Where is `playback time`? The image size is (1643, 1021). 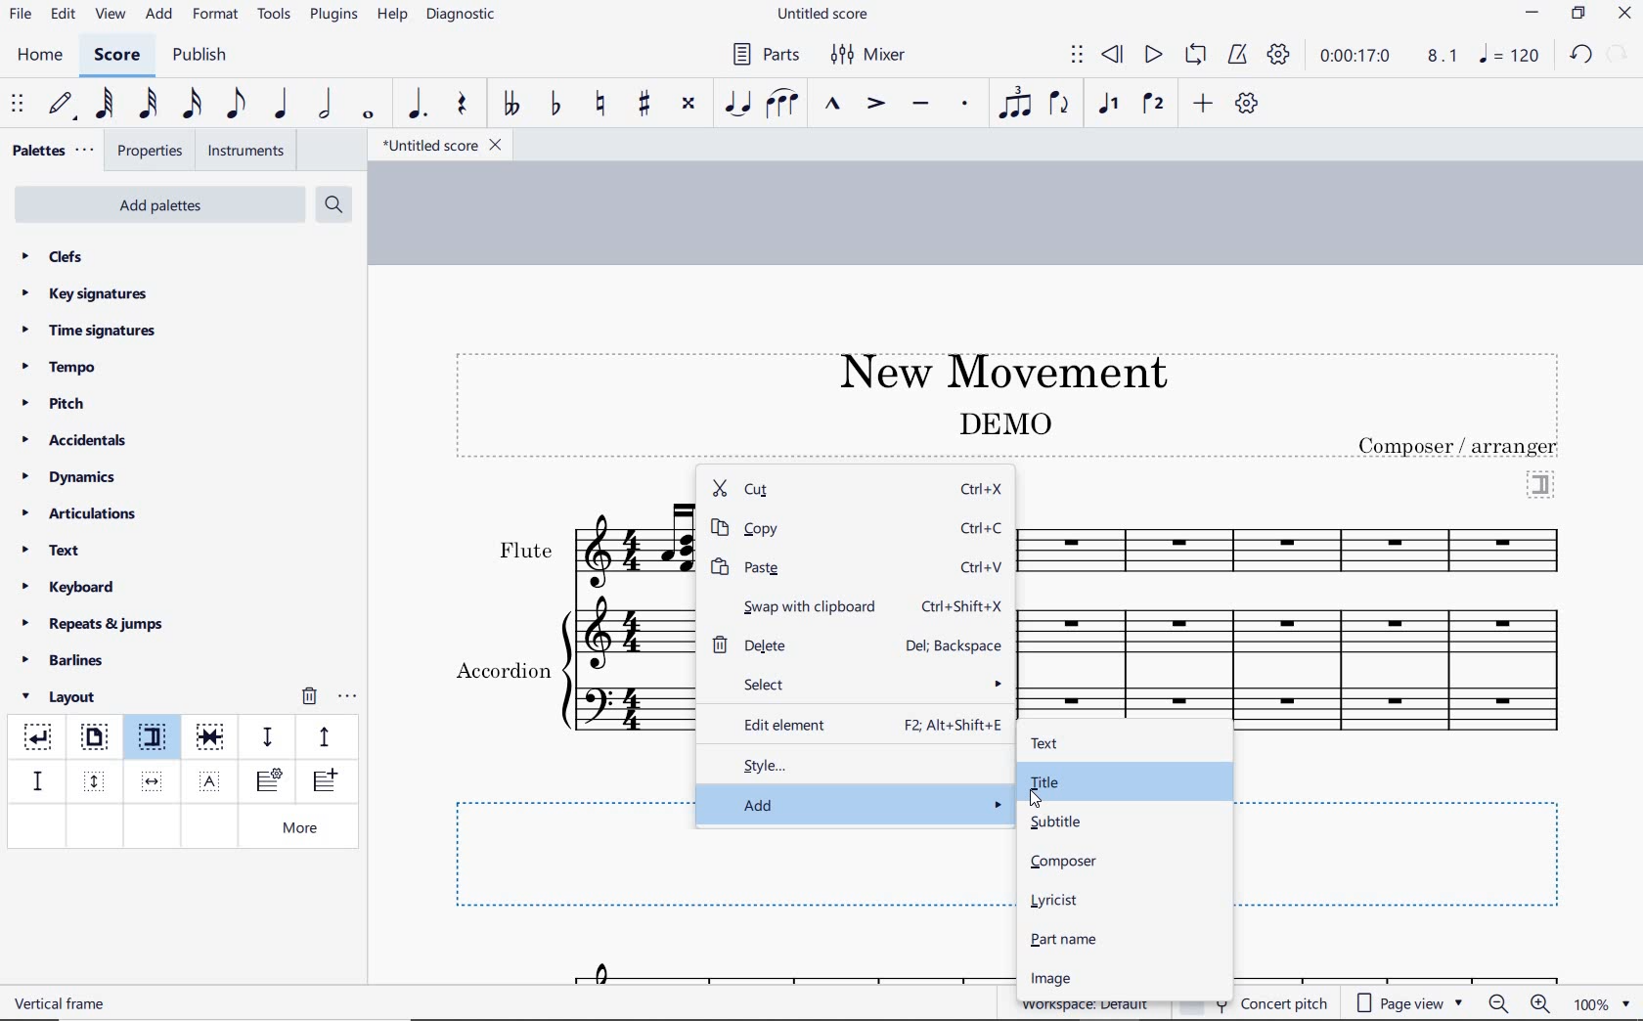 playback time is located at coordinates (1355, 56).